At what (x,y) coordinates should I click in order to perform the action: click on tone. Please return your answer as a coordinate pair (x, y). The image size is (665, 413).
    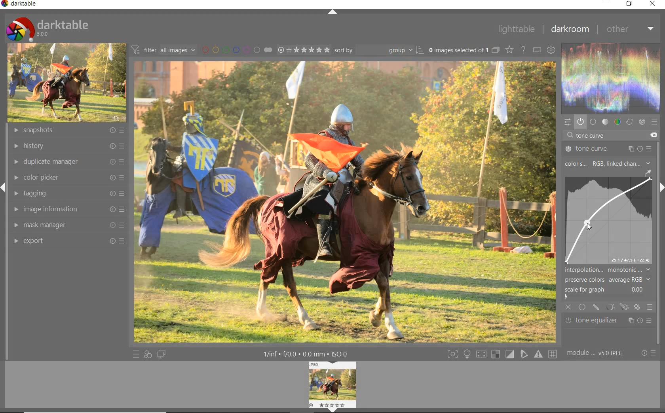
    Looking at the image, I should click on (606, 122).